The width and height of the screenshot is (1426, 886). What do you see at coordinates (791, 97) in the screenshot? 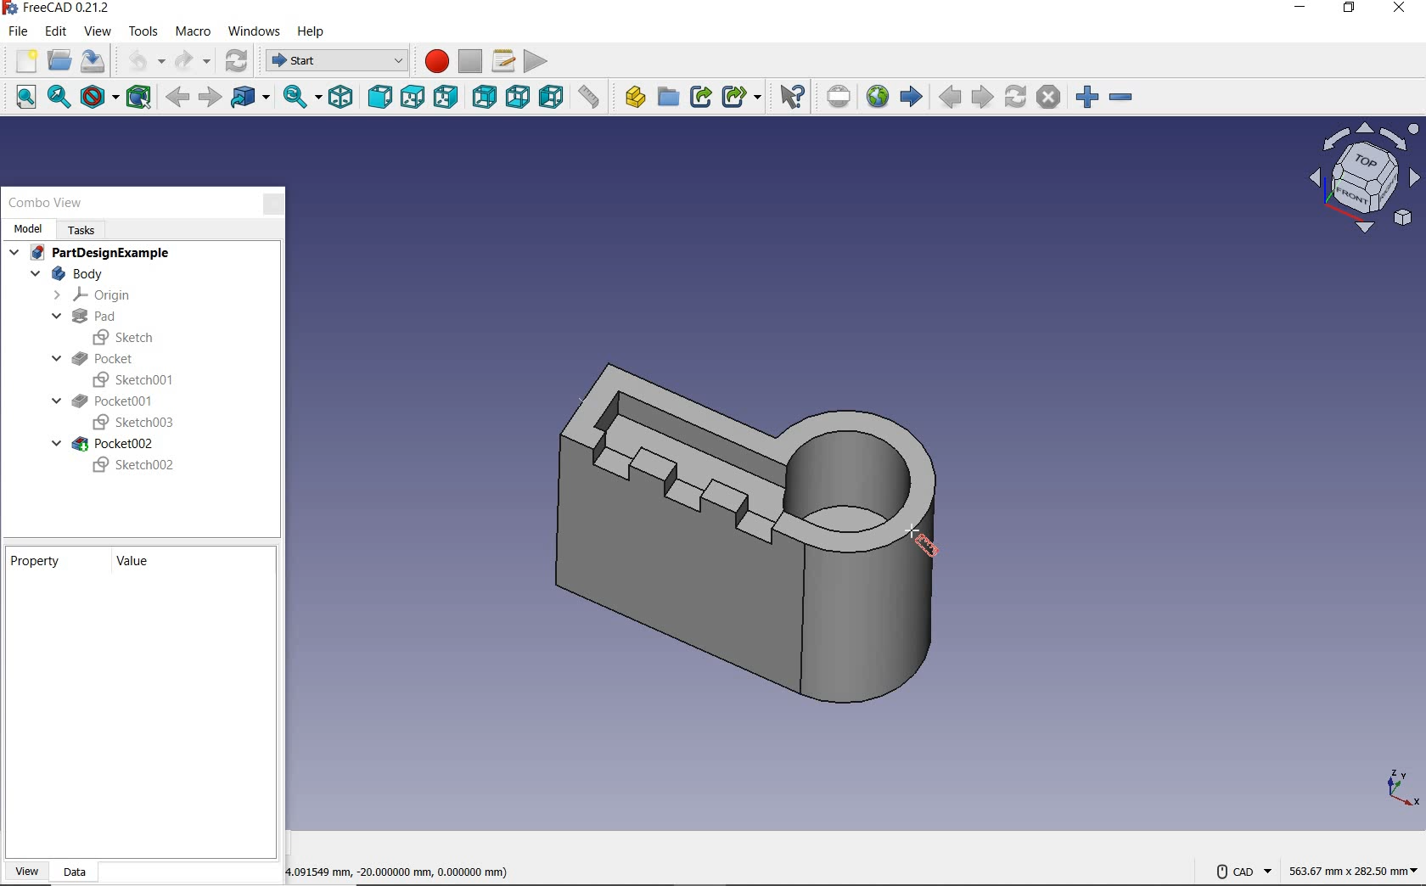
I see `What's this?` at bounding box center [791, 97].